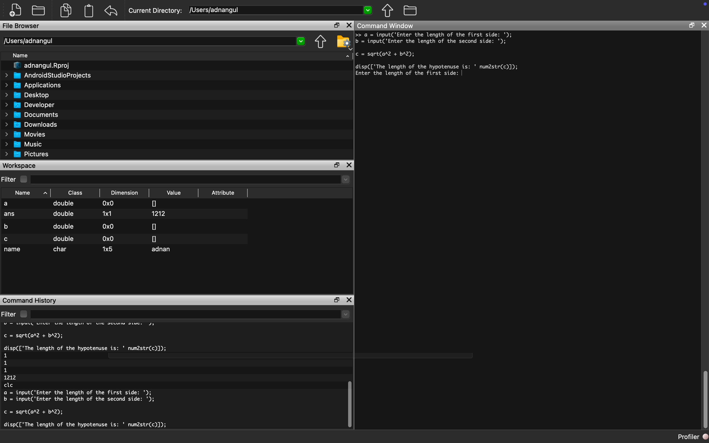 The width and height of the screenshot is (709, 443). What do you see at coordinates (705, 25) in the screenshot?
I see `close` at bounding box center [705, 25].